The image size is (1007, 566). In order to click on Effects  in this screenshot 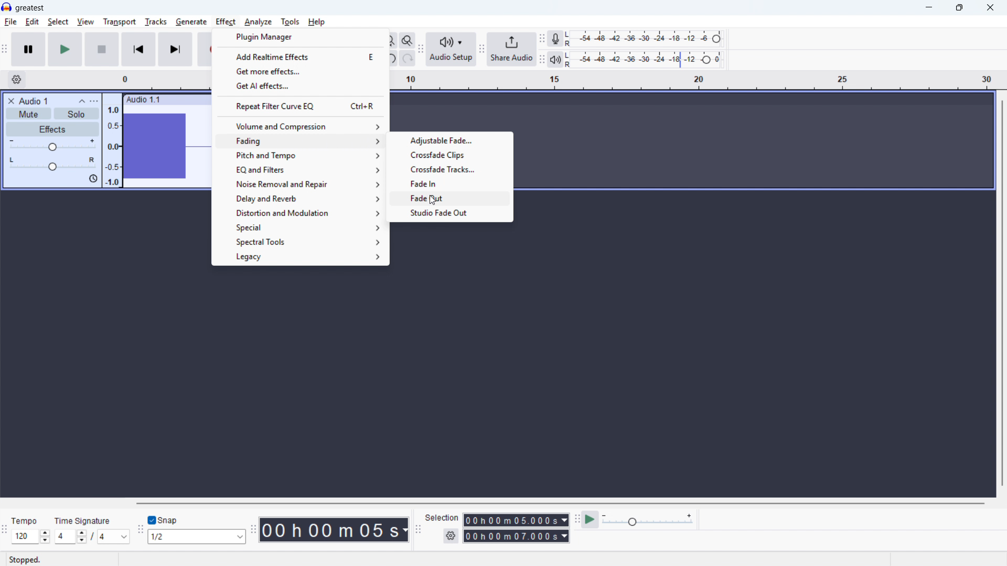, I will do `click(53, 129)`.